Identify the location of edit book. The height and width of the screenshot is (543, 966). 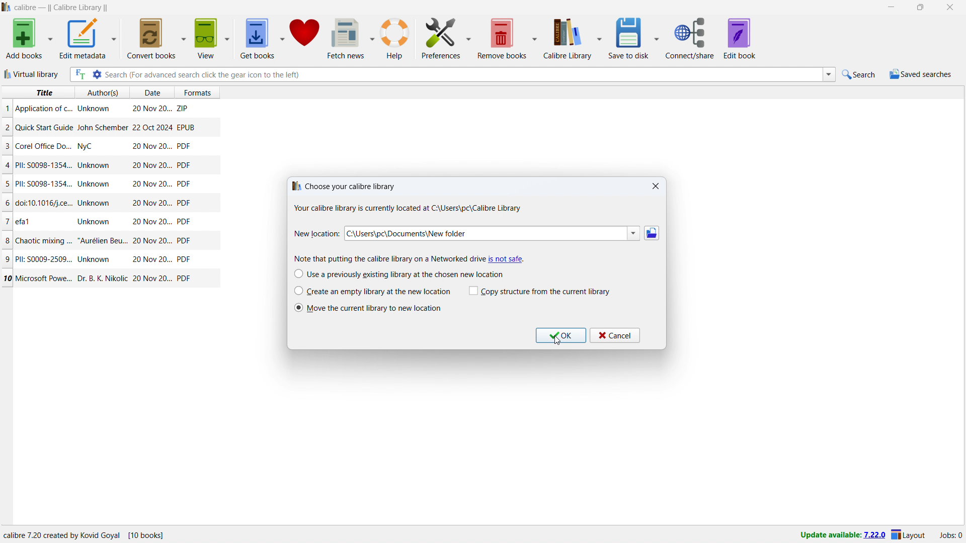
(740, 38).